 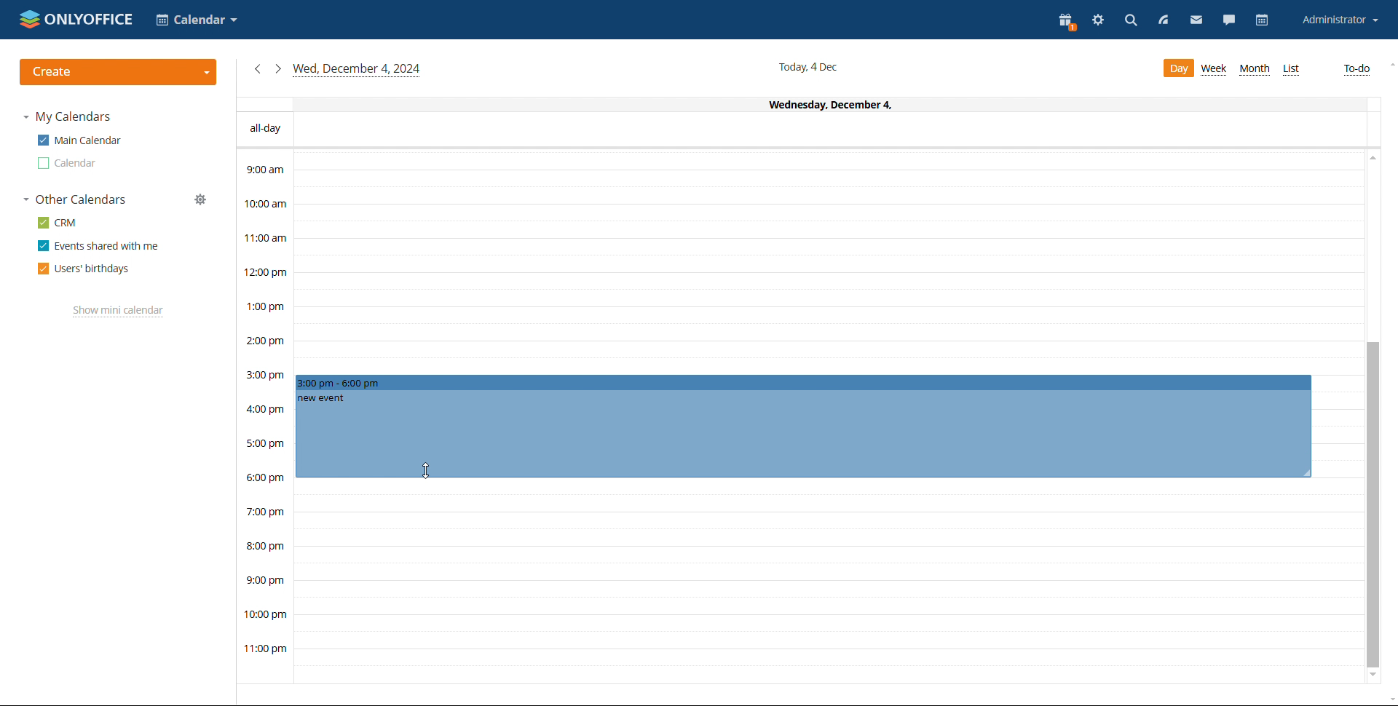 What do you see at coordinates (798, 104) in the screenshot?
I see `date` at bounding box center [798, 104].